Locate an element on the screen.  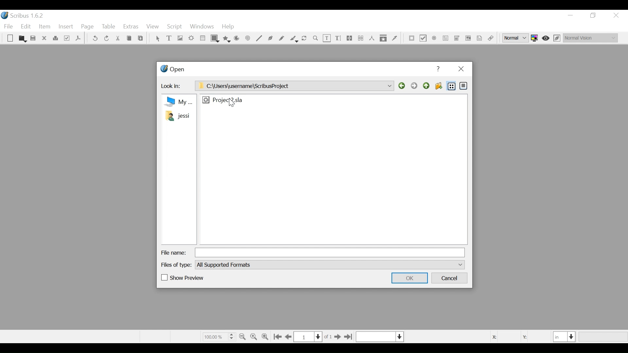
Script is located at coordinates (175, 27).